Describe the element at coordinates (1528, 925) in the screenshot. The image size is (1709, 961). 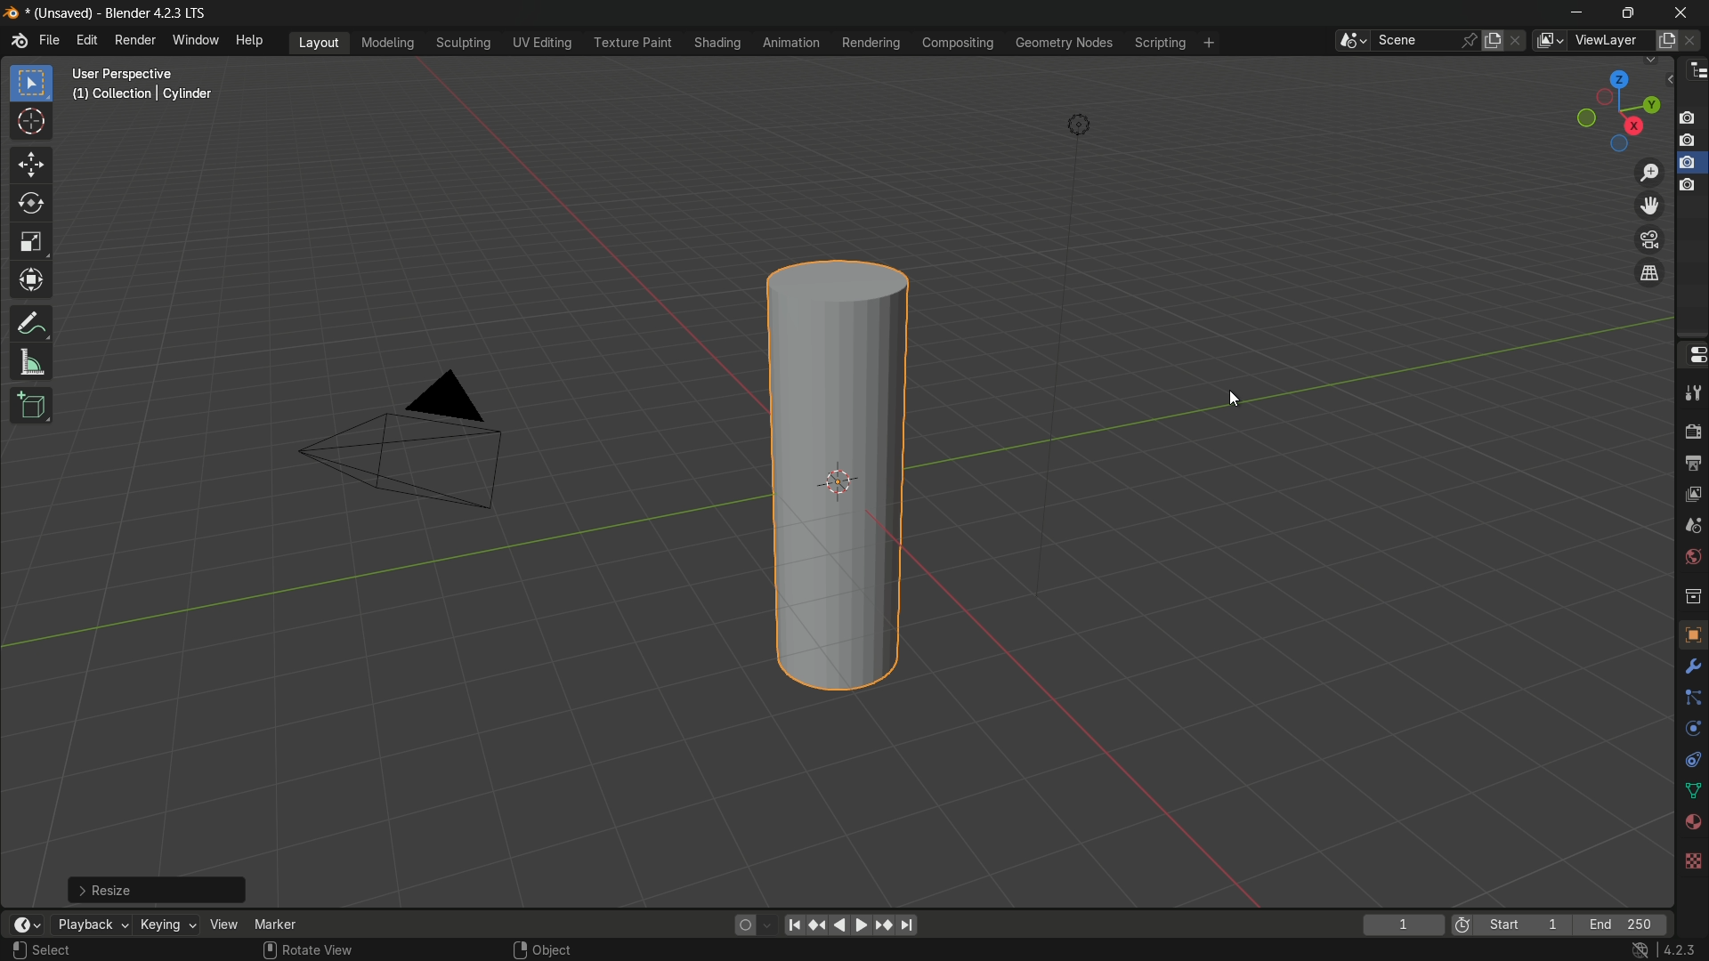
I see `Start 1` at that location.